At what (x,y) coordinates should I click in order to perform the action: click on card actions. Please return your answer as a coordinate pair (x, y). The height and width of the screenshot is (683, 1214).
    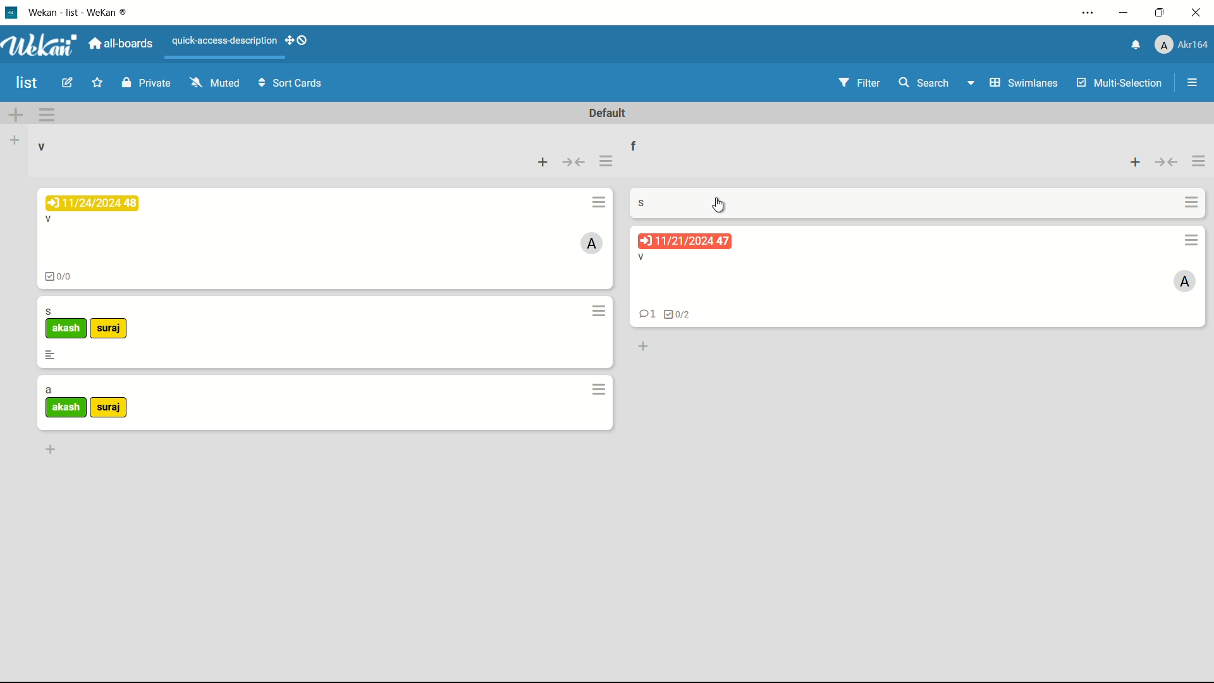
    Looking at the image, I should click on (1189, 203).